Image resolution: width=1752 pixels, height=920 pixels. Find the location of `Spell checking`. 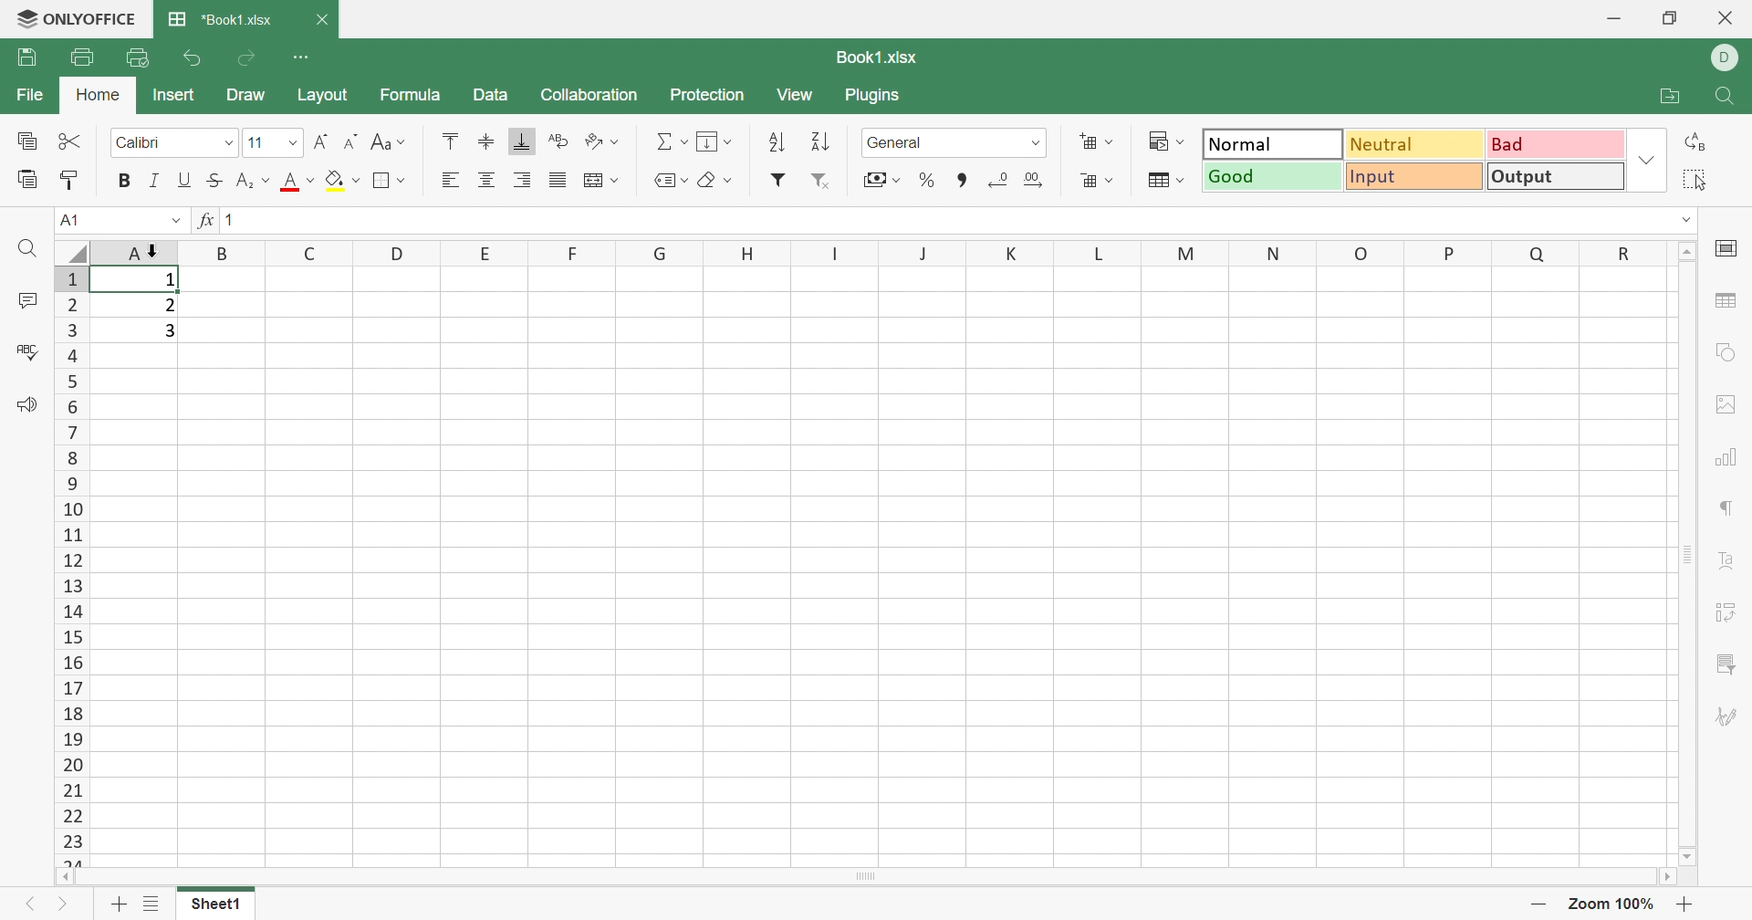

Spell checking is located at coordinates (30, 353).